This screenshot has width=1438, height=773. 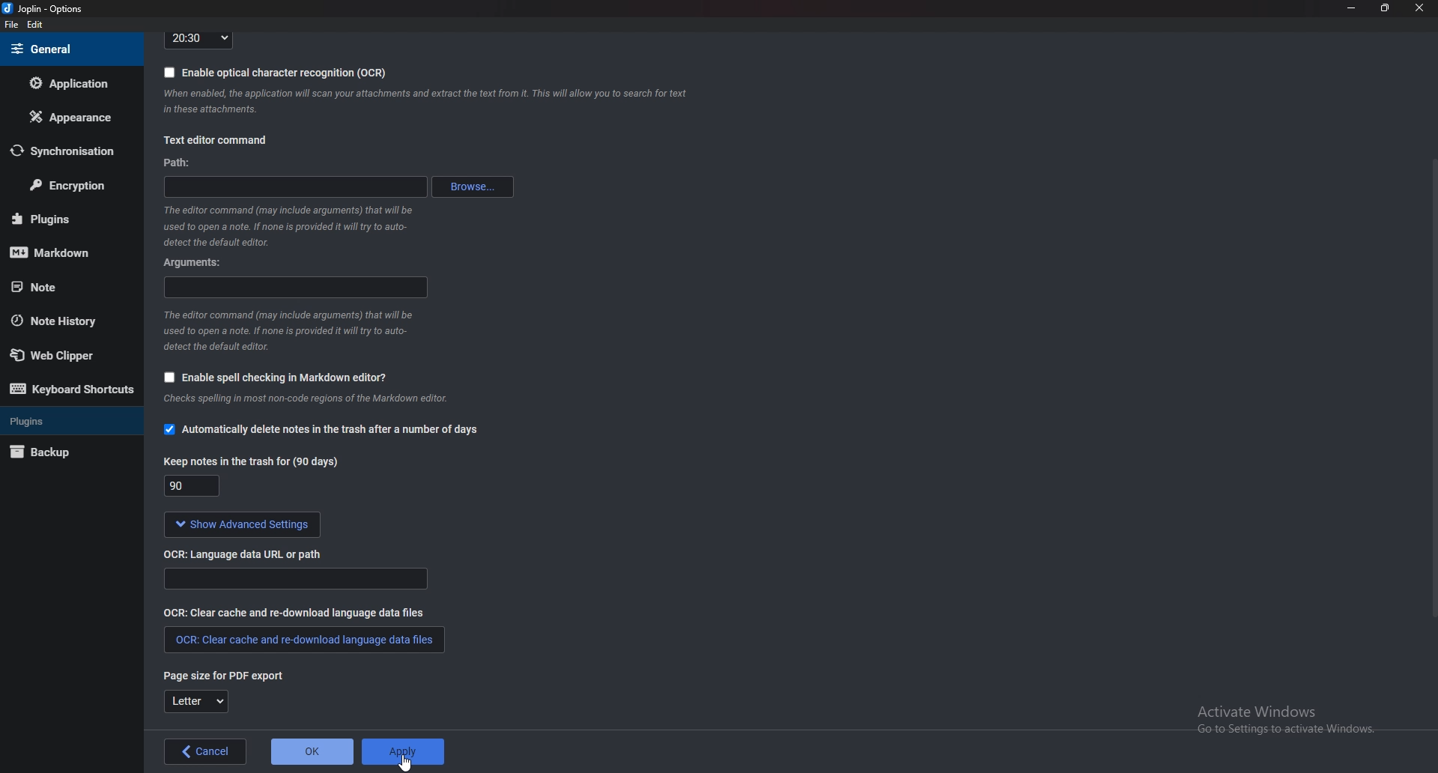 I want to click on Web clipper, so click(x=67, y=356).